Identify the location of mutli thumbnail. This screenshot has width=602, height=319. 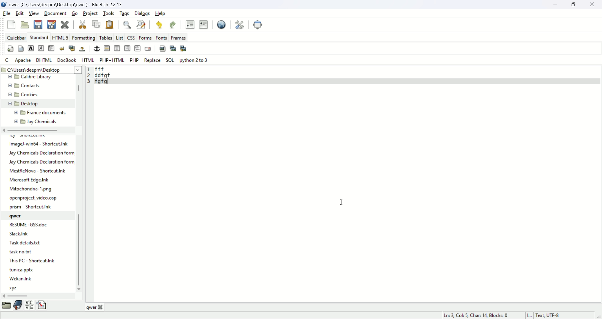
(182, 48).